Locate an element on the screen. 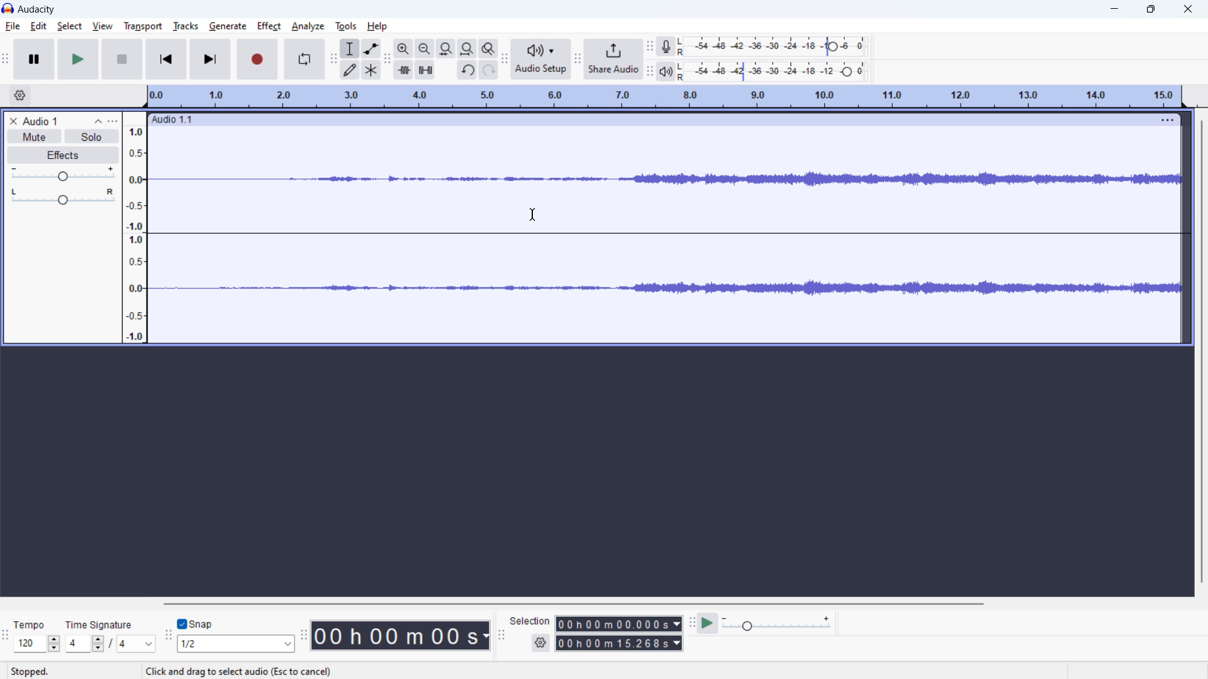 The width and height of the screenshot is (1208, 679). recording meter is located at coordinates (669, 46).